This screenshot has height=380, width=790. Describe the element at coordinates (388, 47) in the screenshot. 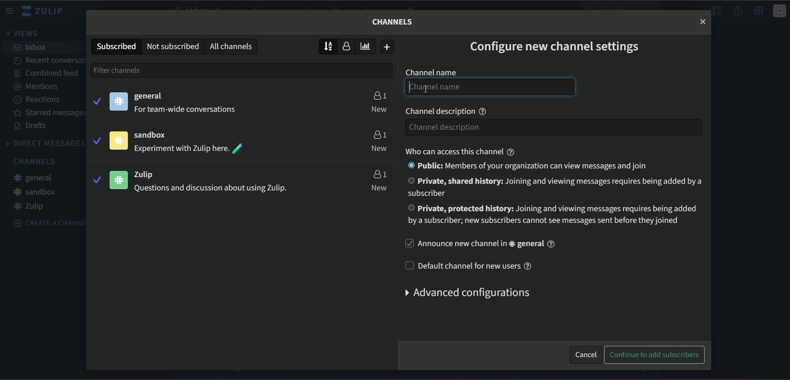

I see `add` at that location.